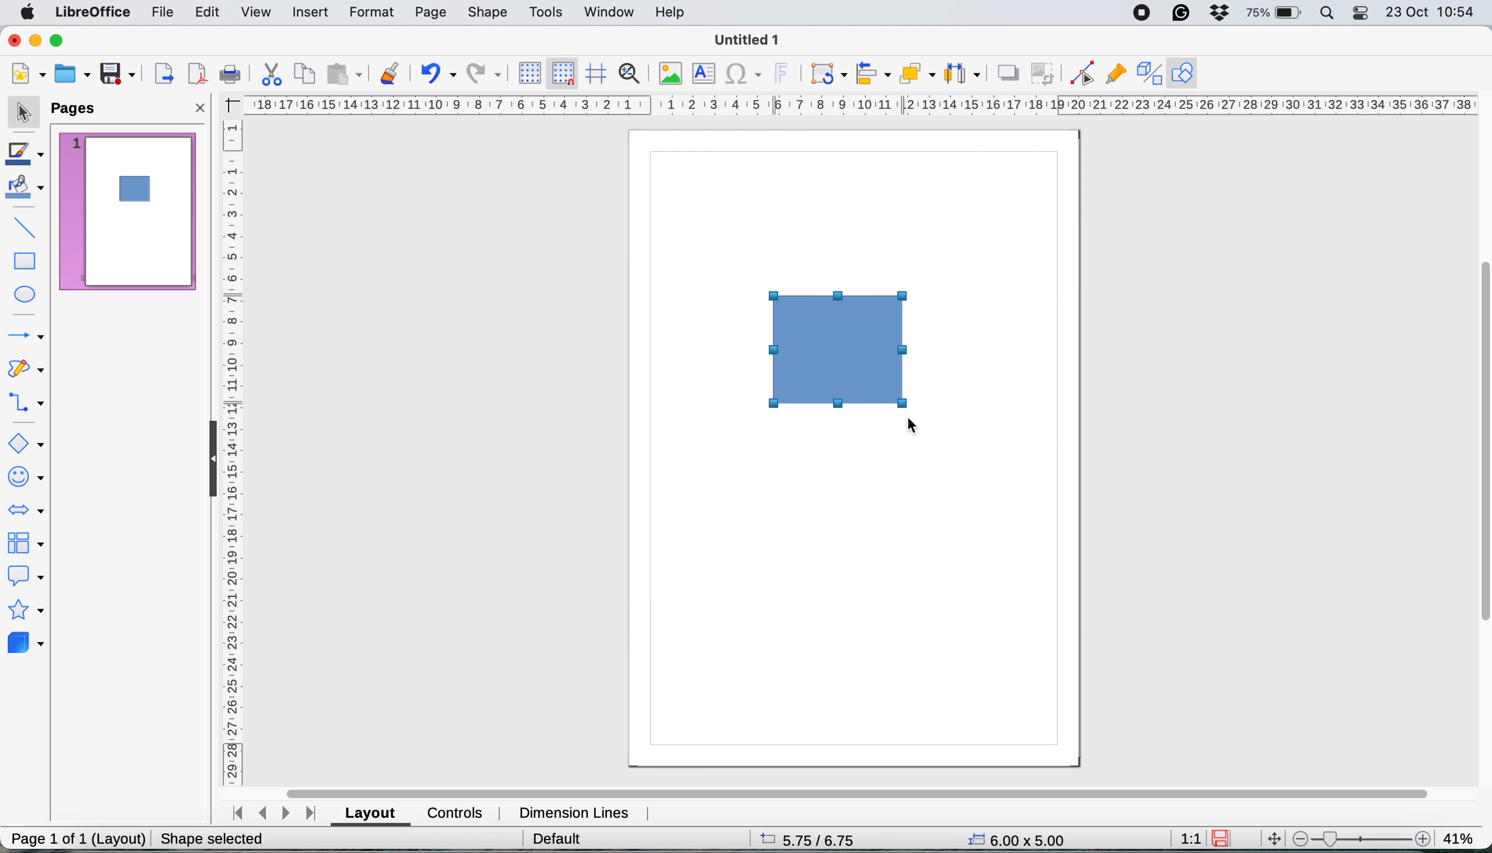 This screenshot has width=1492, height=853. What do you see at coordinates (207, 458) in the screenshot?
I see `collapse` at bounding box center [207, 458].